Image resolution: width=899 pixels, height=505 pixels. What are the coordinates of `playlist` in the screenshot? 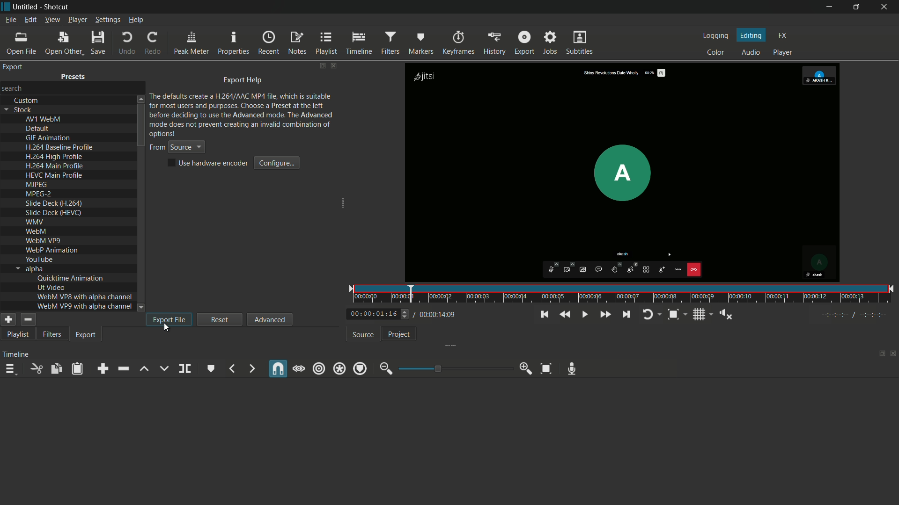 It's located at (325, 44).